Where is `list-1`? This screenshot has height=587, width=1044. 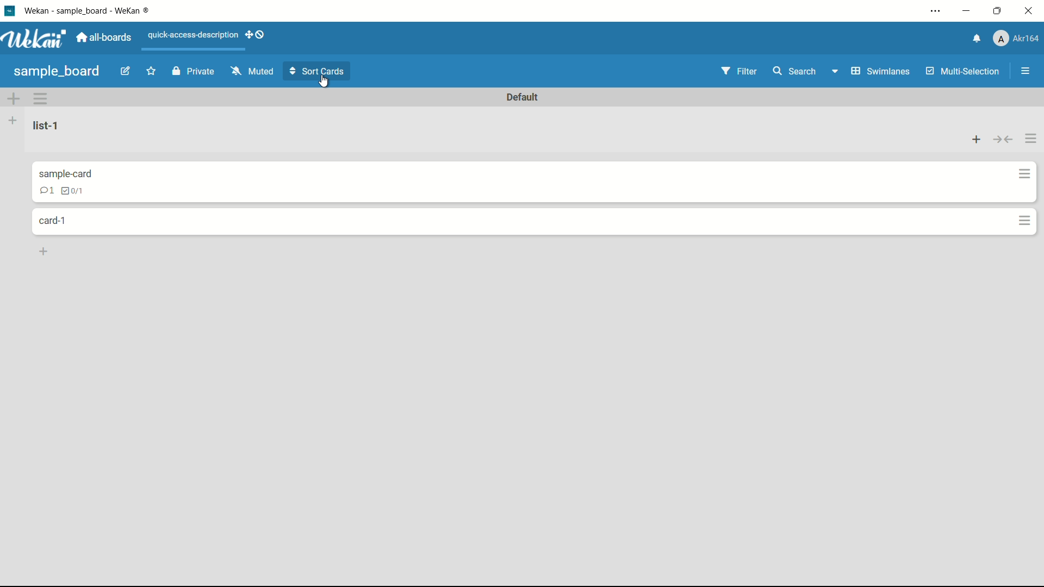
list-1 is located at coordinates (47, 126).